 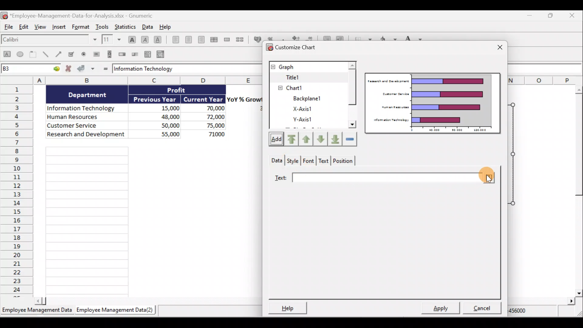 I want to click on *Employee-Management-Data-for-Analysis.xlsx - Gnumeric, so click(x=86, y=15).